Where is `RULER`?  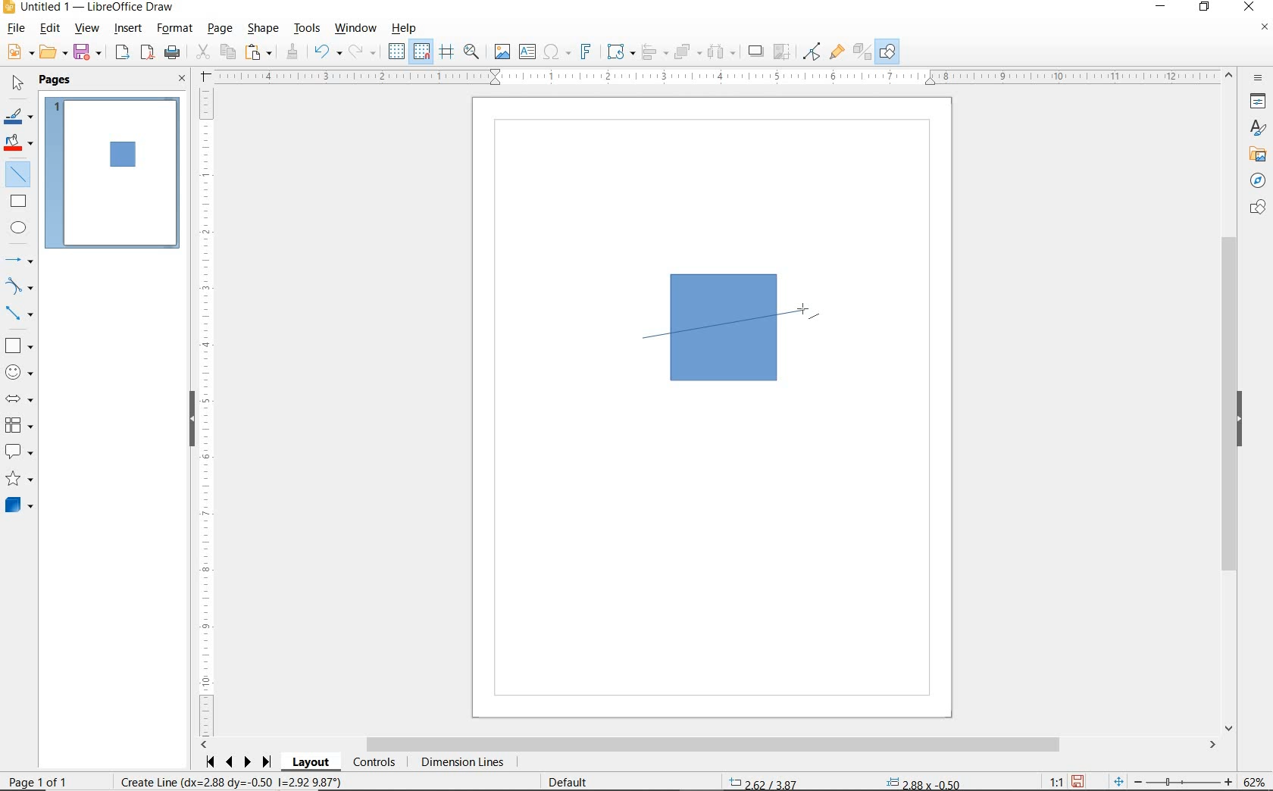 RULER is located at coordinates (717, 77).